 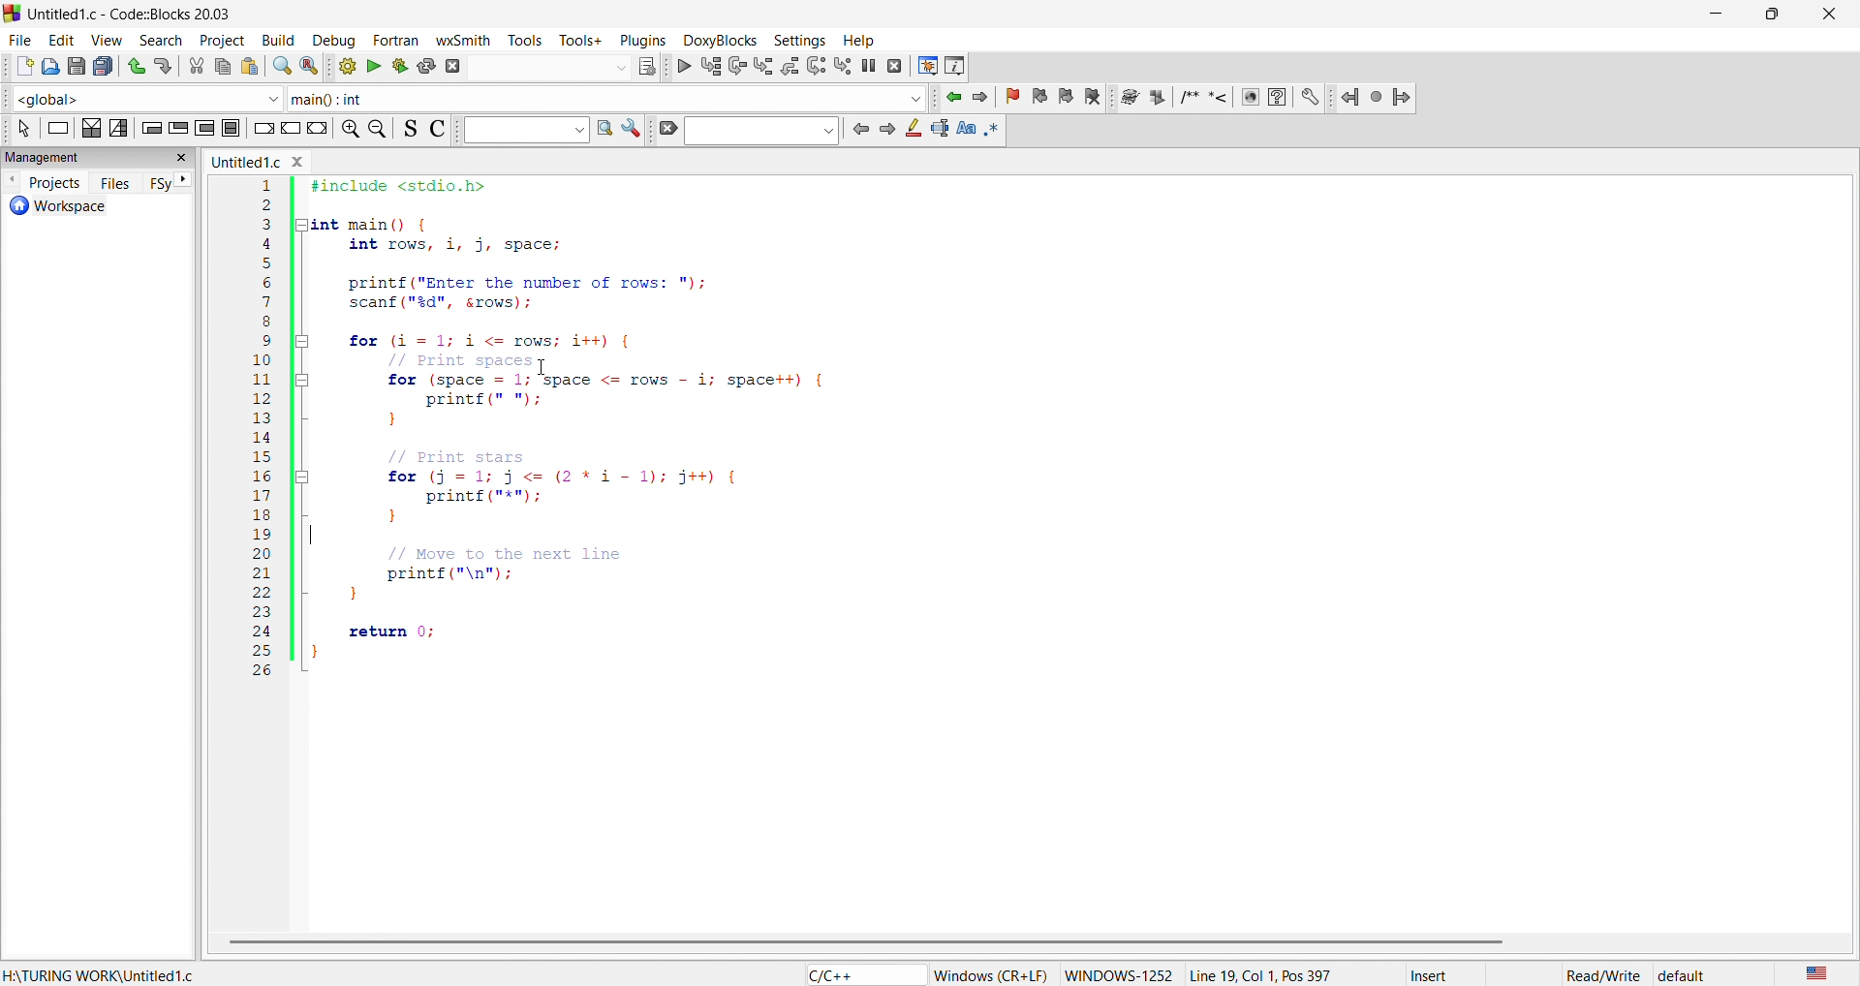 What do you see at coordinates (856, 40) in the screenshot?
I see `help` at bounding box center [856, 40].